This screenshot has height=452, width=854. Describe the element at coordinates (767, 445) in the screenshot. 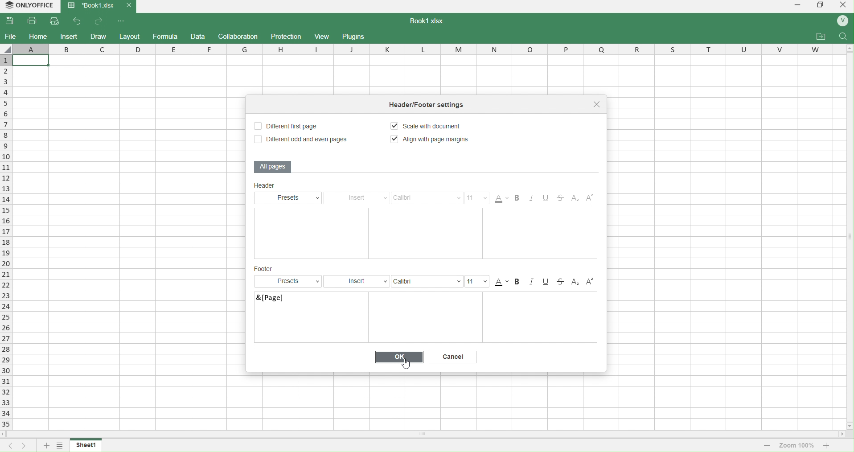

I see `decrease zoom ` at that location.